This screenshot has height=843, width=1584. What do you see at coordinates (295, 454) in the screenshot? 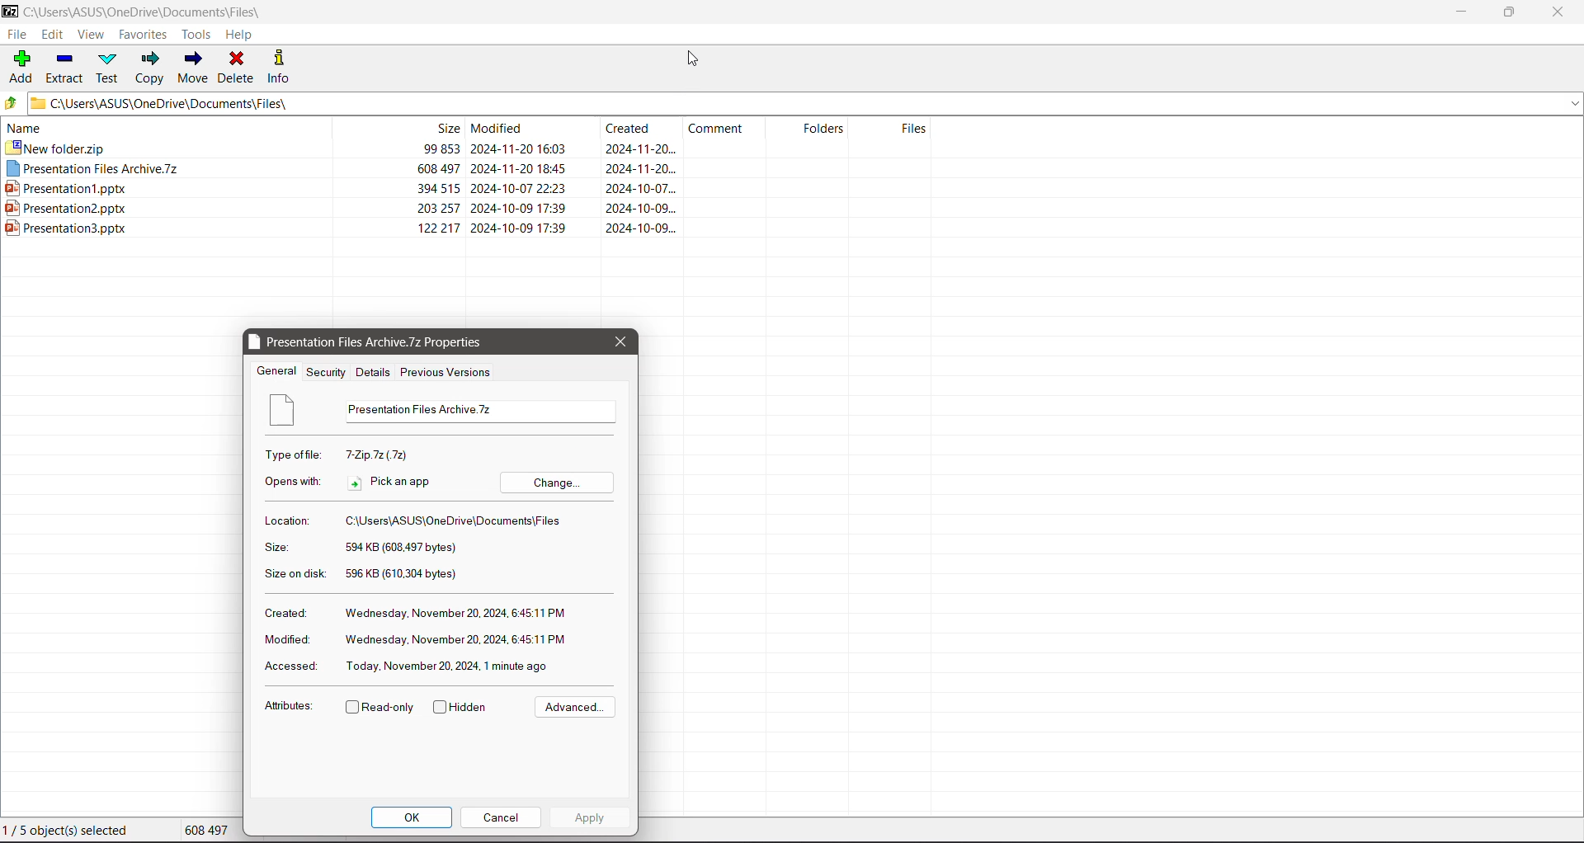
I see `Type of file` at bounding box center [295, 454].